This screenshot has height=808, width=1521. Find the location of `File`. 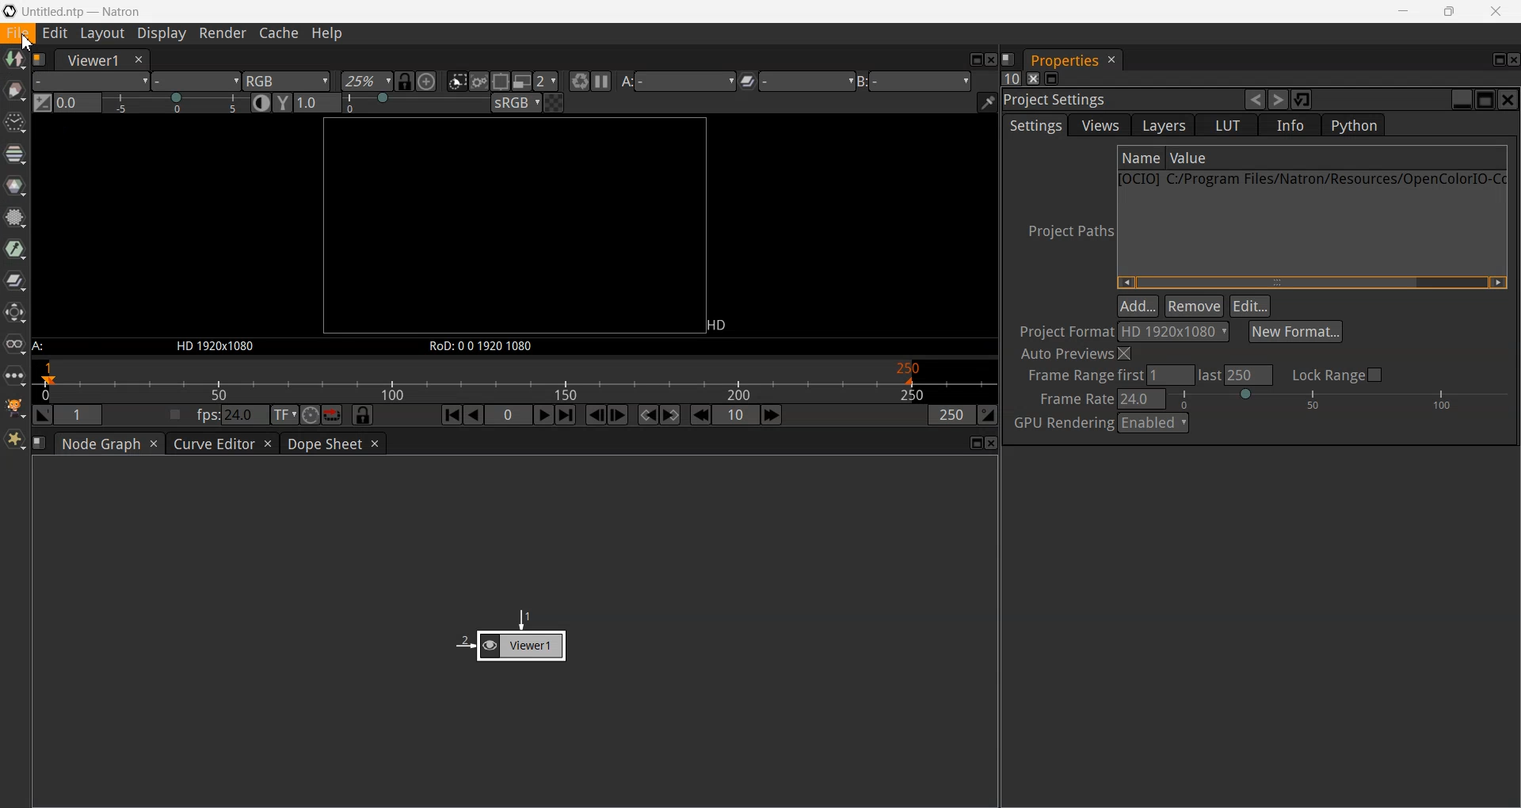

File is located at coordinates (18, 33).